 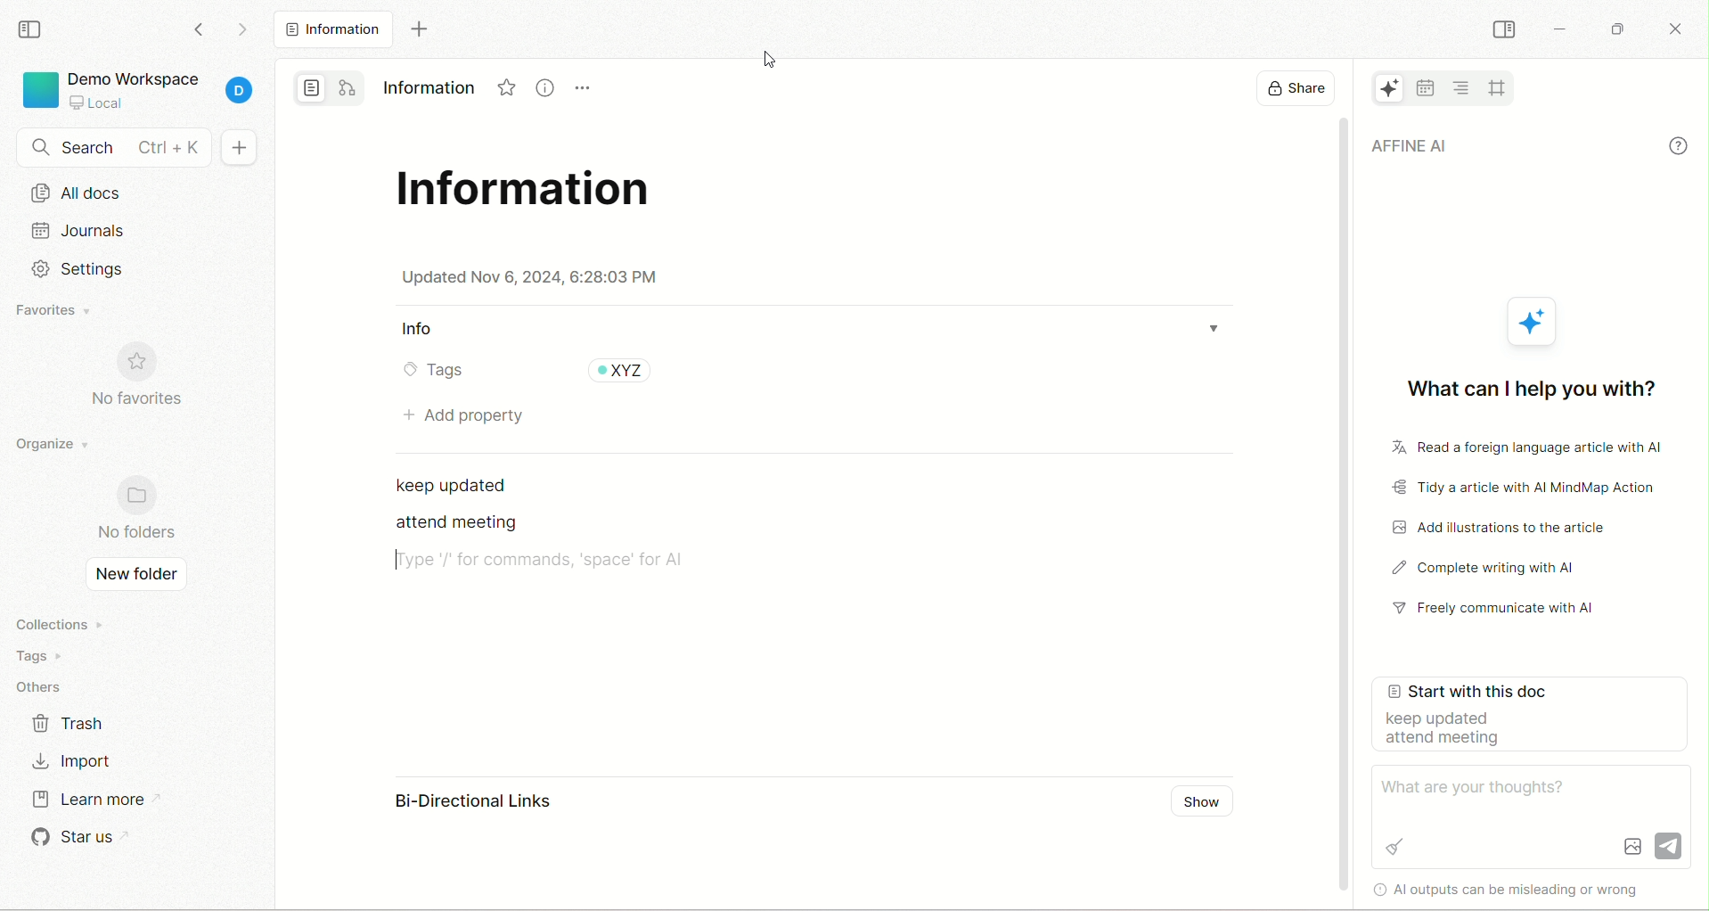 I want to click on add illustrations to the article, so click(x=1509, y=528).